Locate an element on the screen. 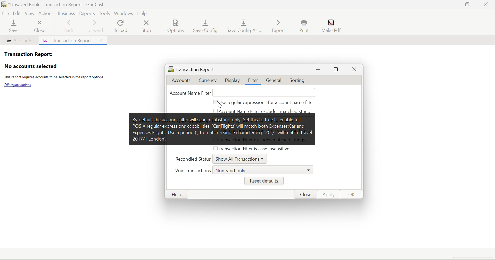  Back is located at coordinates (70, 27).